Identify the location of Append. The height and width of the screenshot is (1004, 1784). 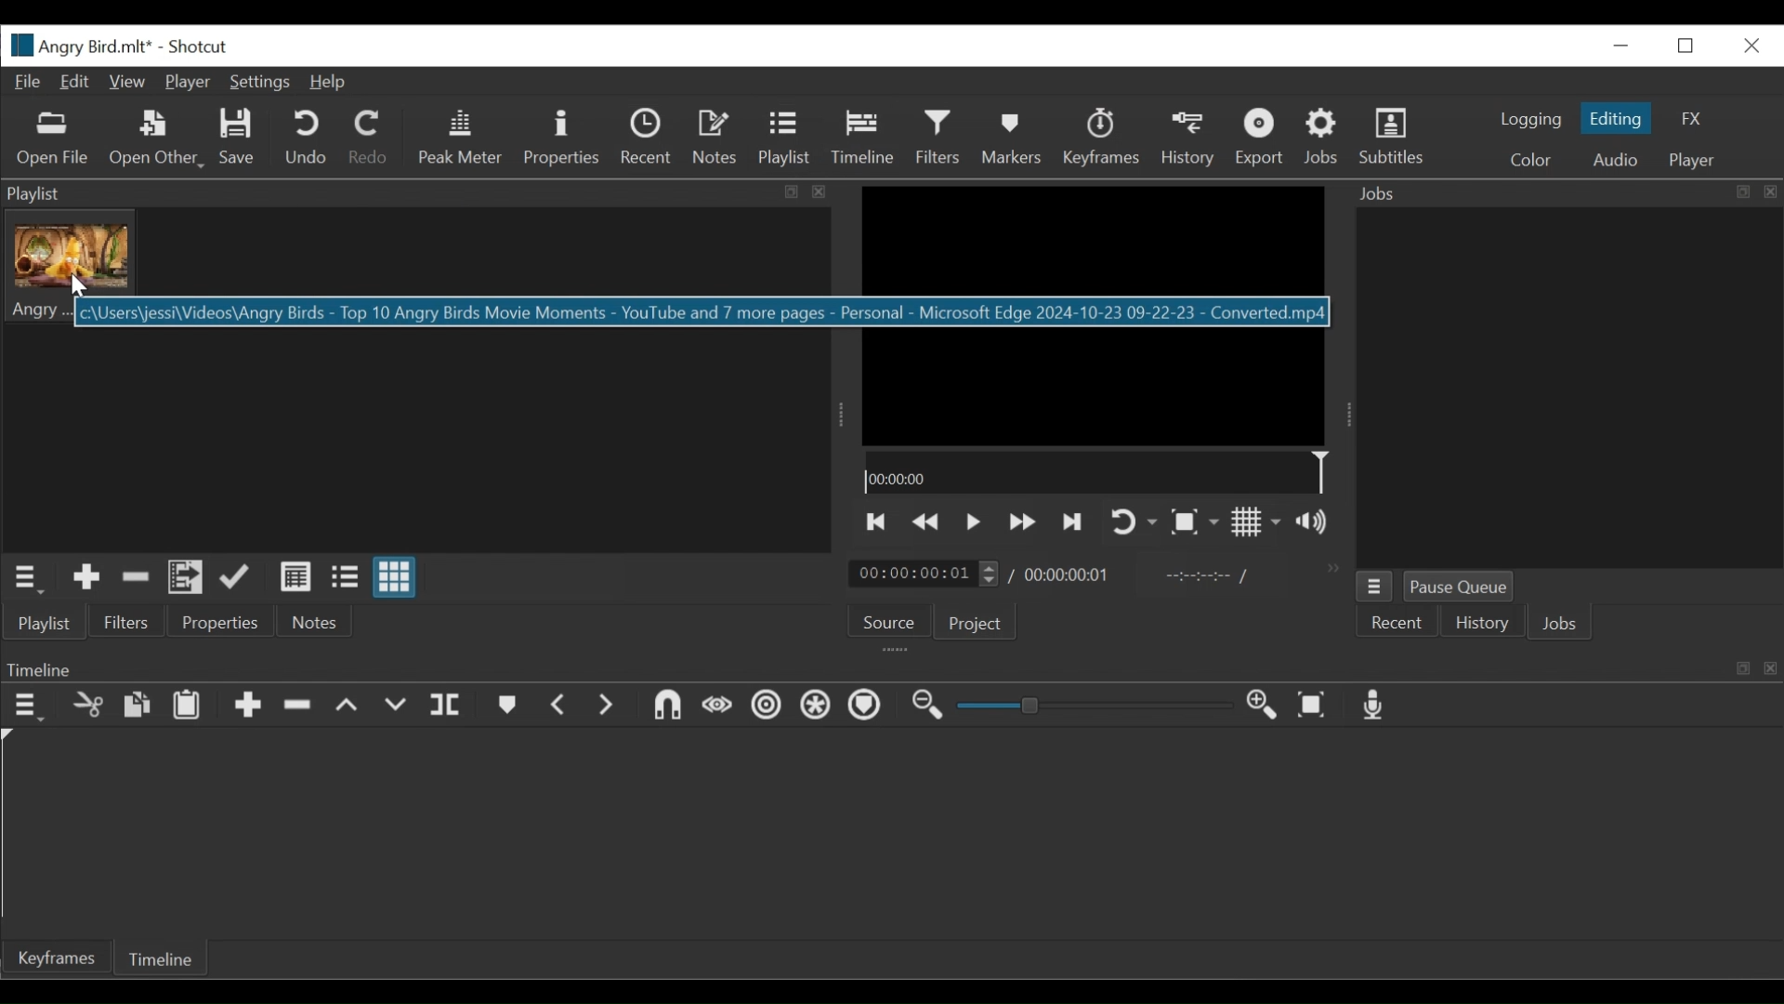
(246, 704).